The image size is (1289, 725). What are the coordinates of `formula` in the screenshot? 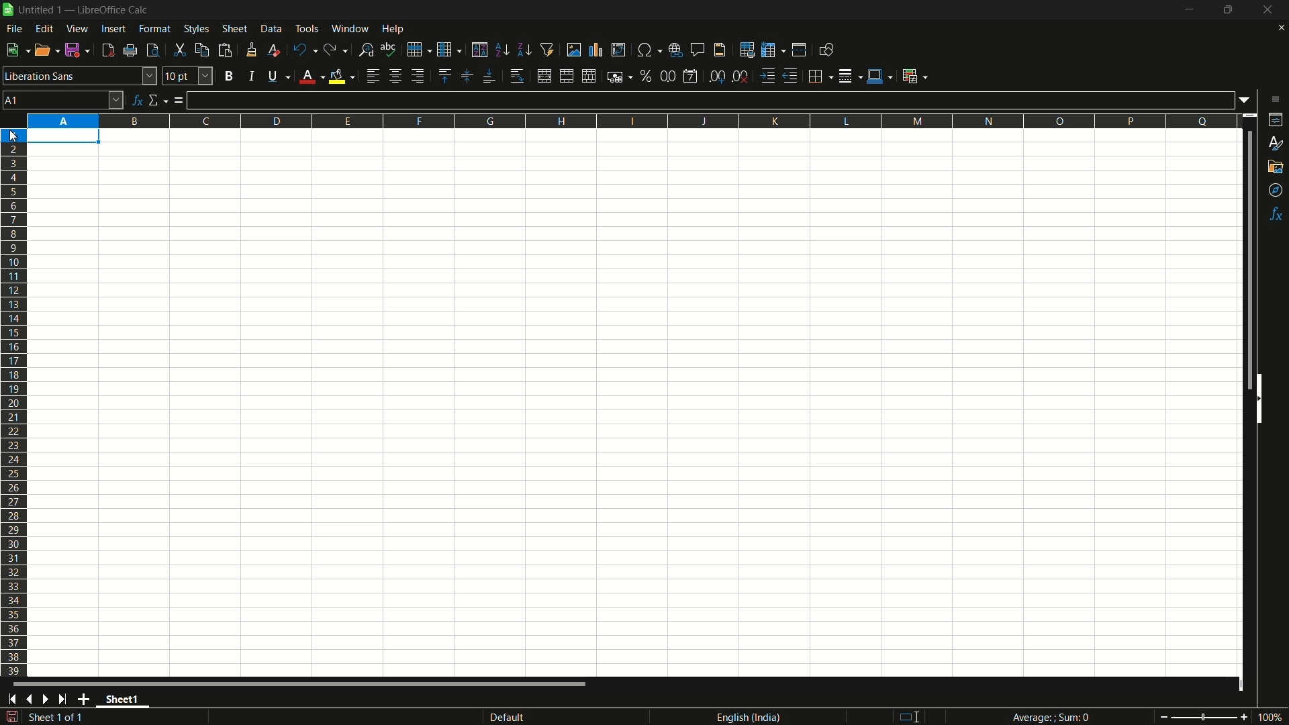 It's located at (179, 101).